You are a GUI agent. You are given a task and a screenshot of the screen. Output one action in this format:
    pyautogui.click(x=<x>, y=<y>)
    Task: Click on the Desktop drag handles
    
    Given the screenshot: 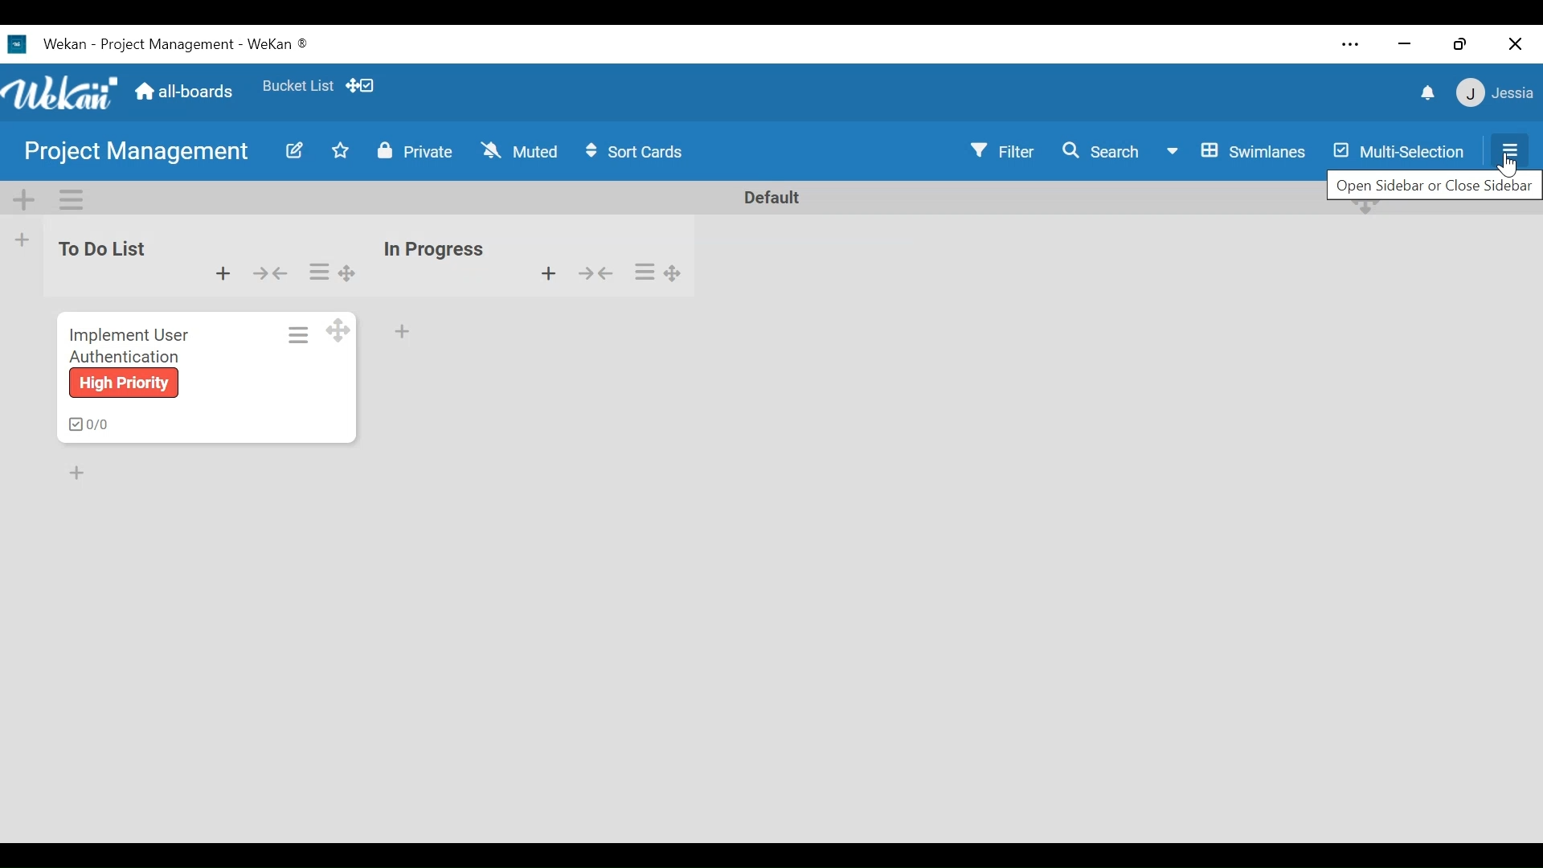 What is the action you would take?
    pyautogui.click(x=1361, y=207)
    